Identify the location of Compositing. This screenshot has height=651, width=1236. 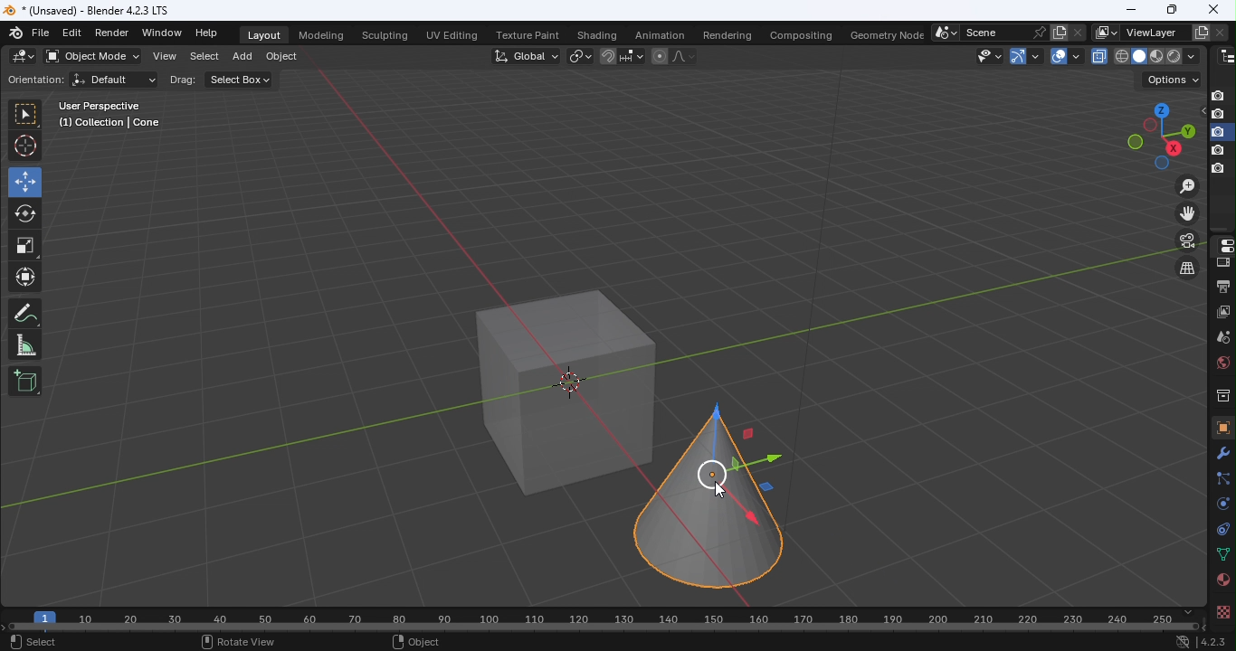
(798, 32).